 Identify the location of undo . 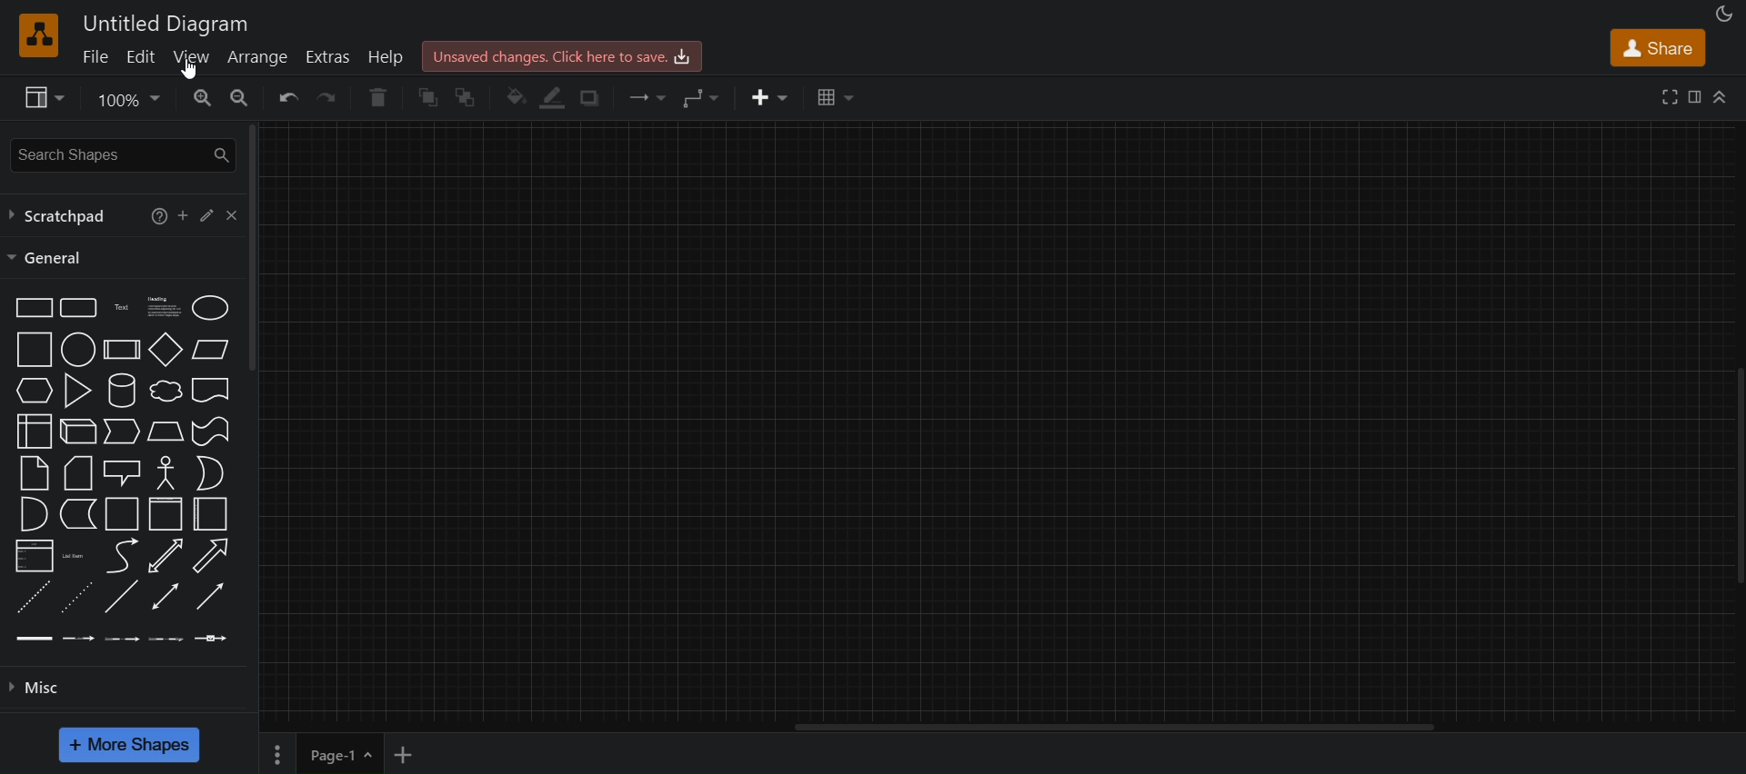
(286, 100).